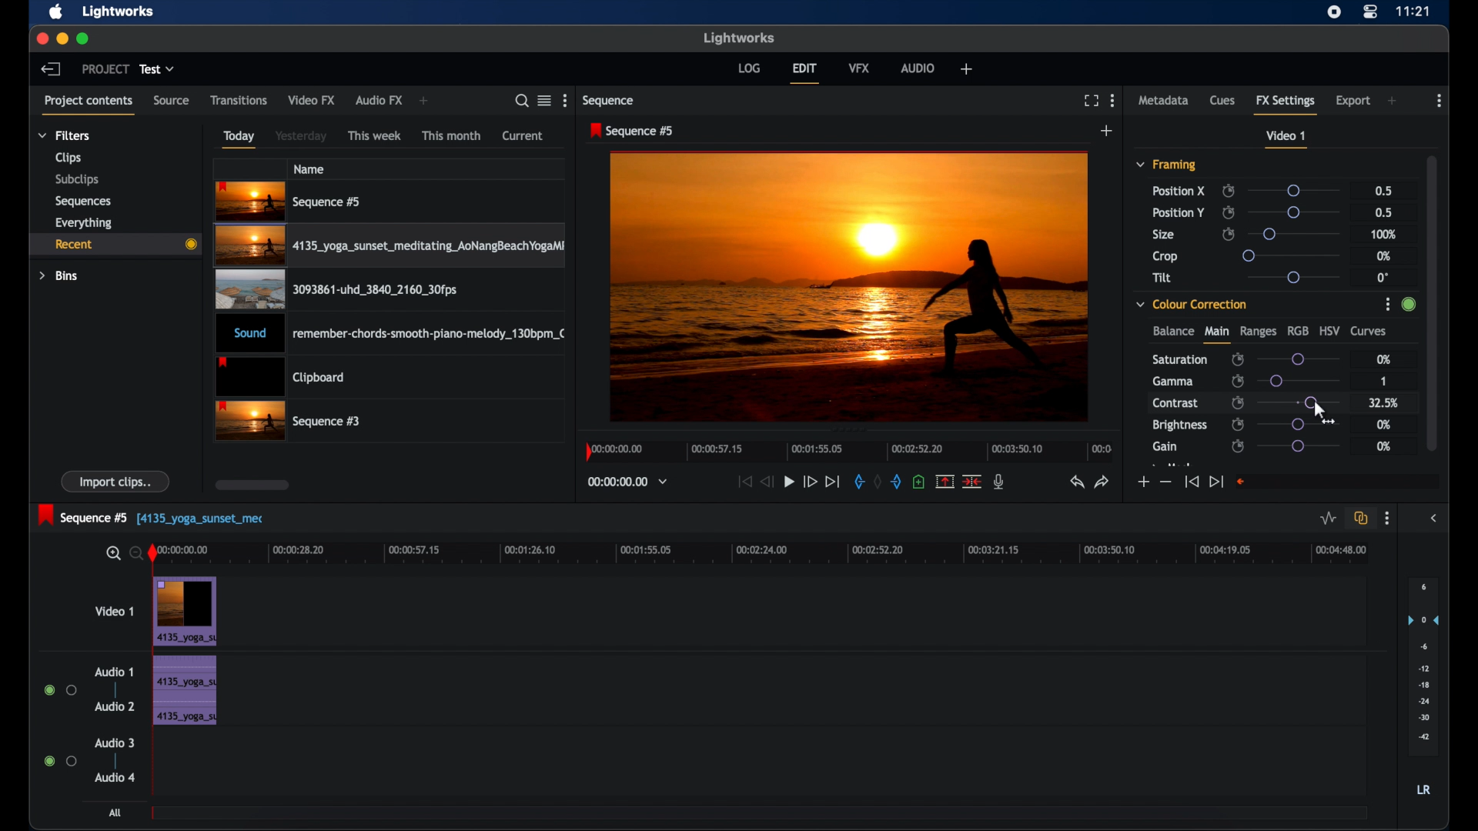 The height and width of the screenshot is (831, 1478). I want to click on playhead, so click(153, 554).